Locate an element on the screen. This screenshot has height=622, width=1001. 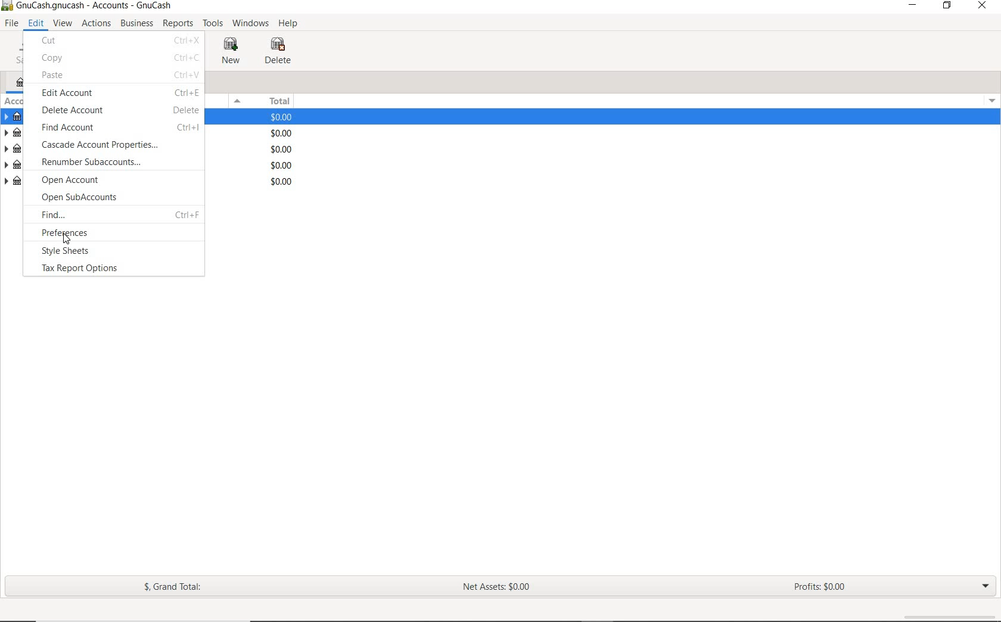
FILE NAME is located at coordinates (88, 5).